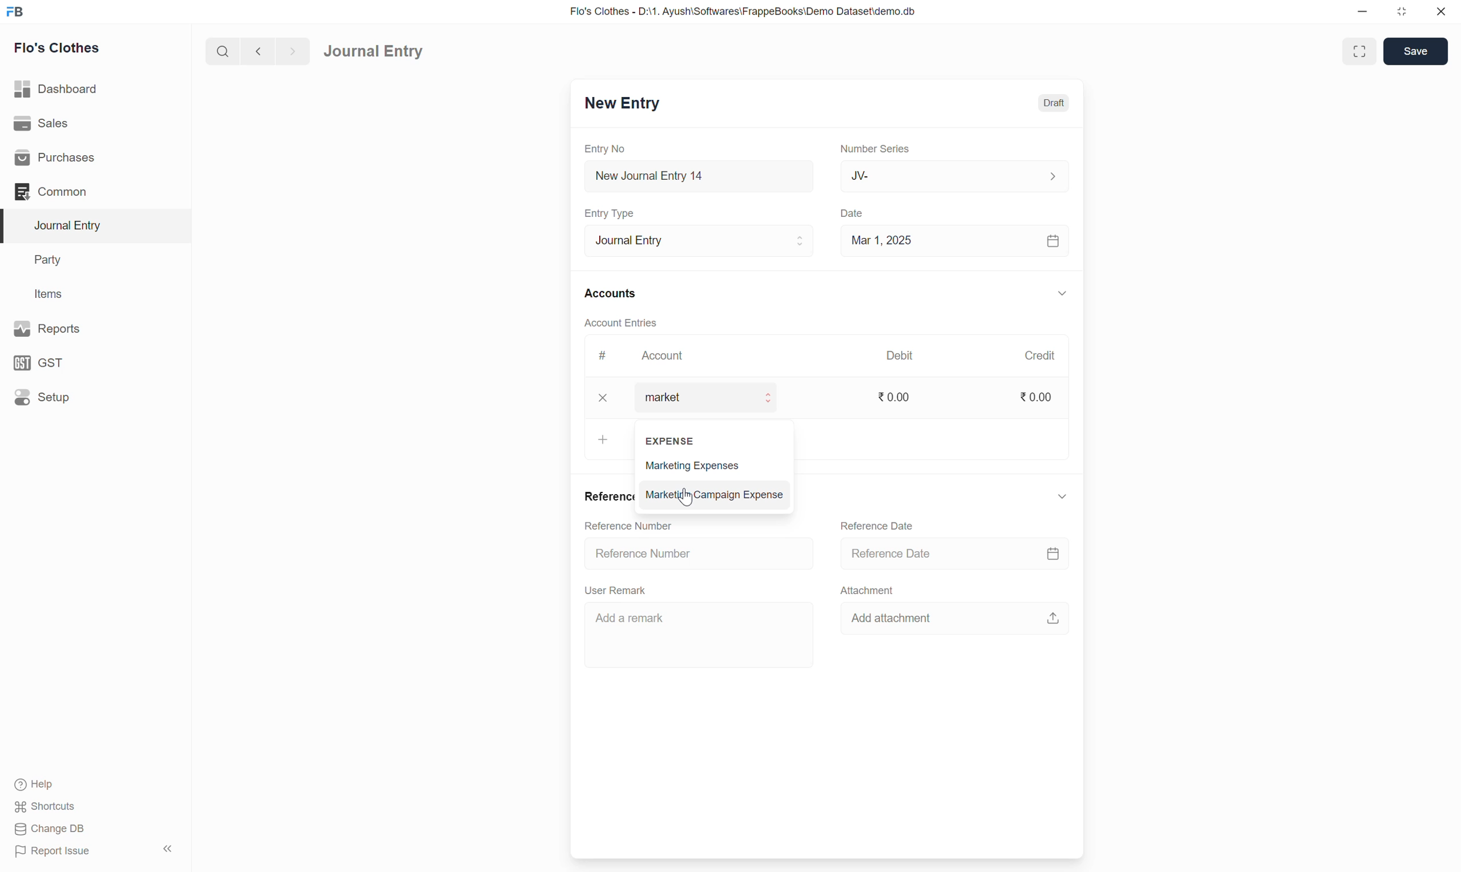 This screenshot has width=1461, height=872. What do you see at coordinates (167, 849) in the screenshot?
I see `<<` at bounding box center [167, 849].